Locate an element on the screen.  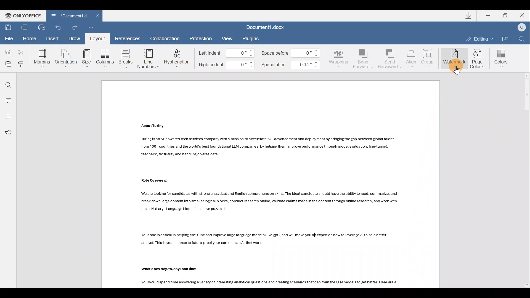
Document1.docx is located at coordinates (267, 27).